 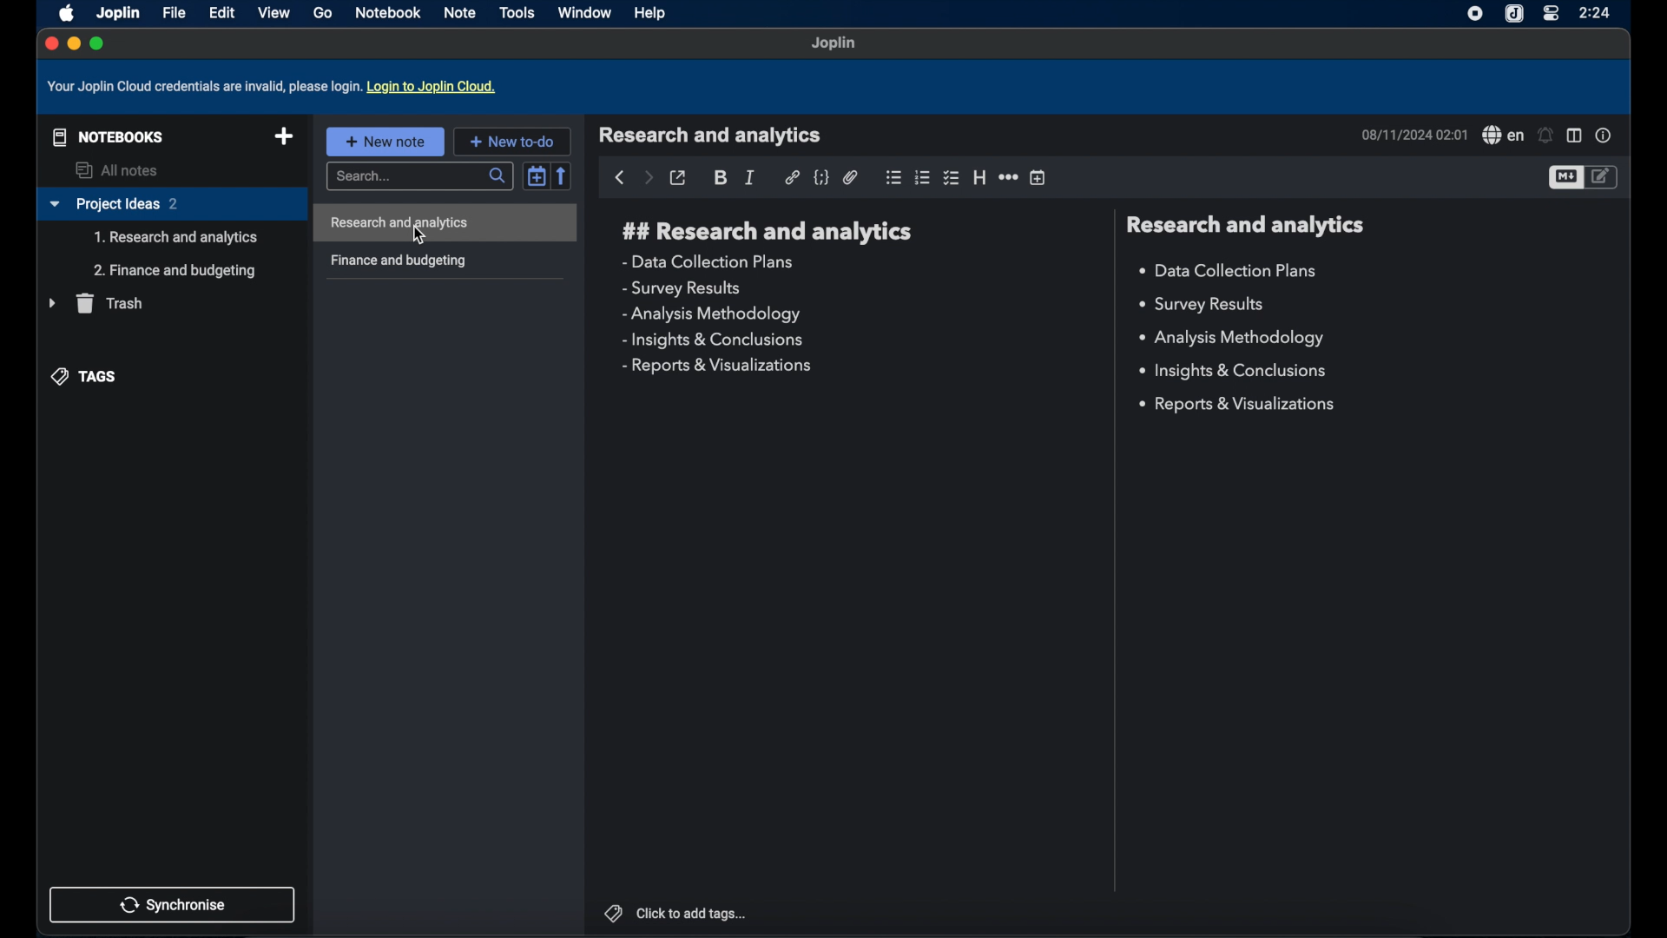 I want to click on screen recorder icon, so click(x=1472, y=14).